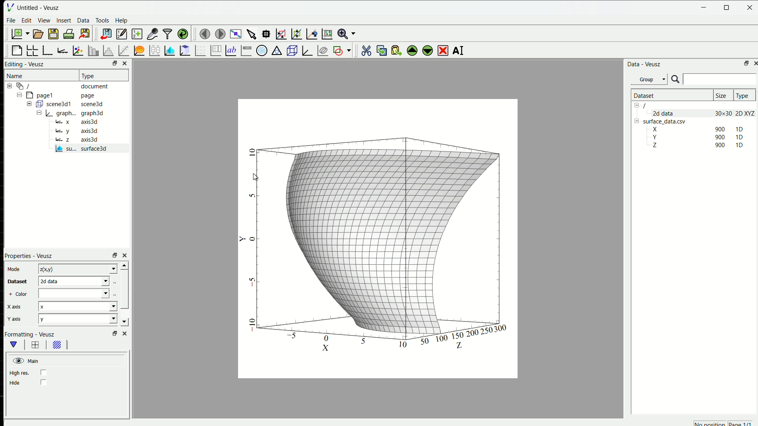  Describe the element at coordinates (58, 345) in the screenshot. I see `background` at that location.